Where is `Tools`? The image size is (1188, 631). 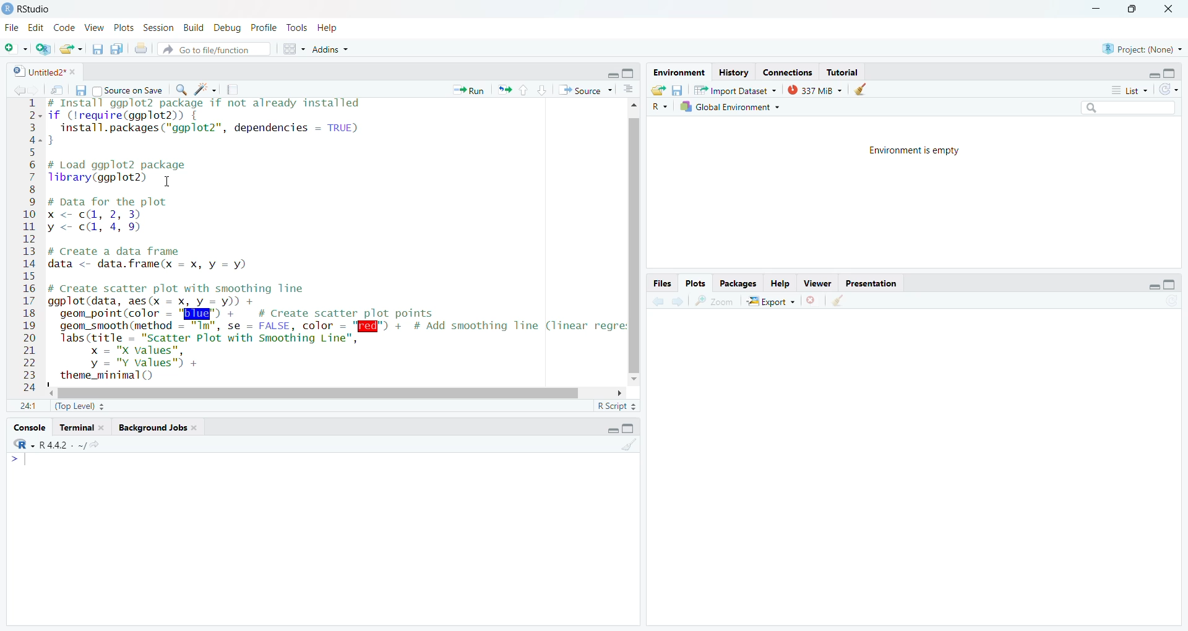 Tools is located at coordinates (296, 29).